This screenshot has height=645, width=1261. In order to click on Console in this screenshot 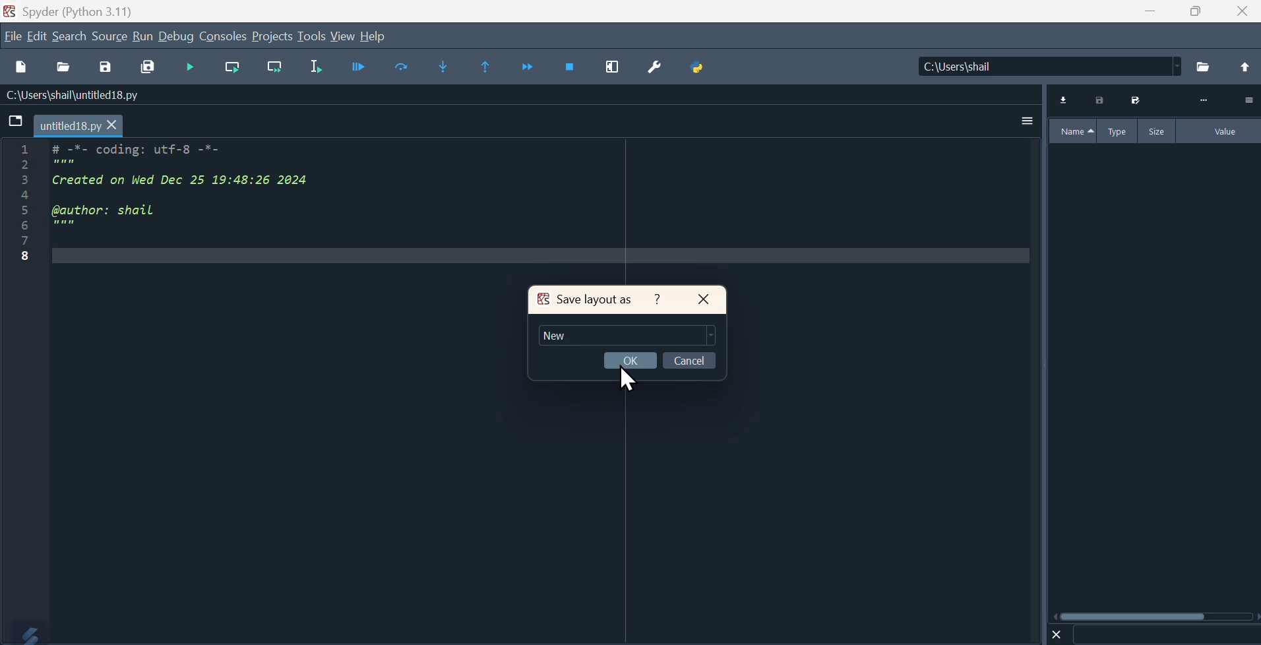, I will do `click(223, 36)`.